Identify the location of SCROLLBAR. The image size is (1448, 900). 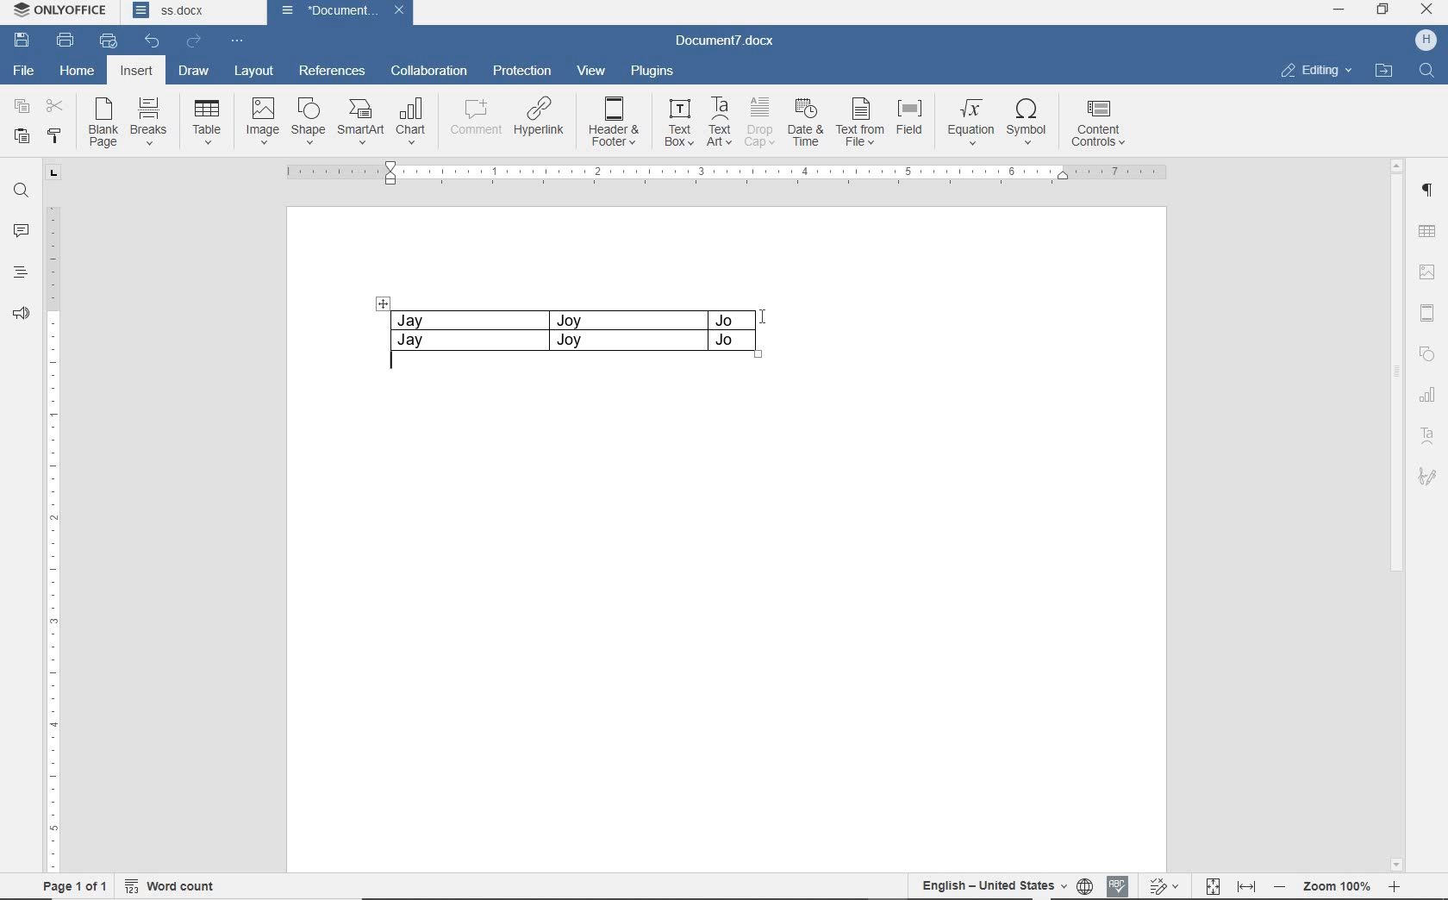
(1395, 515).